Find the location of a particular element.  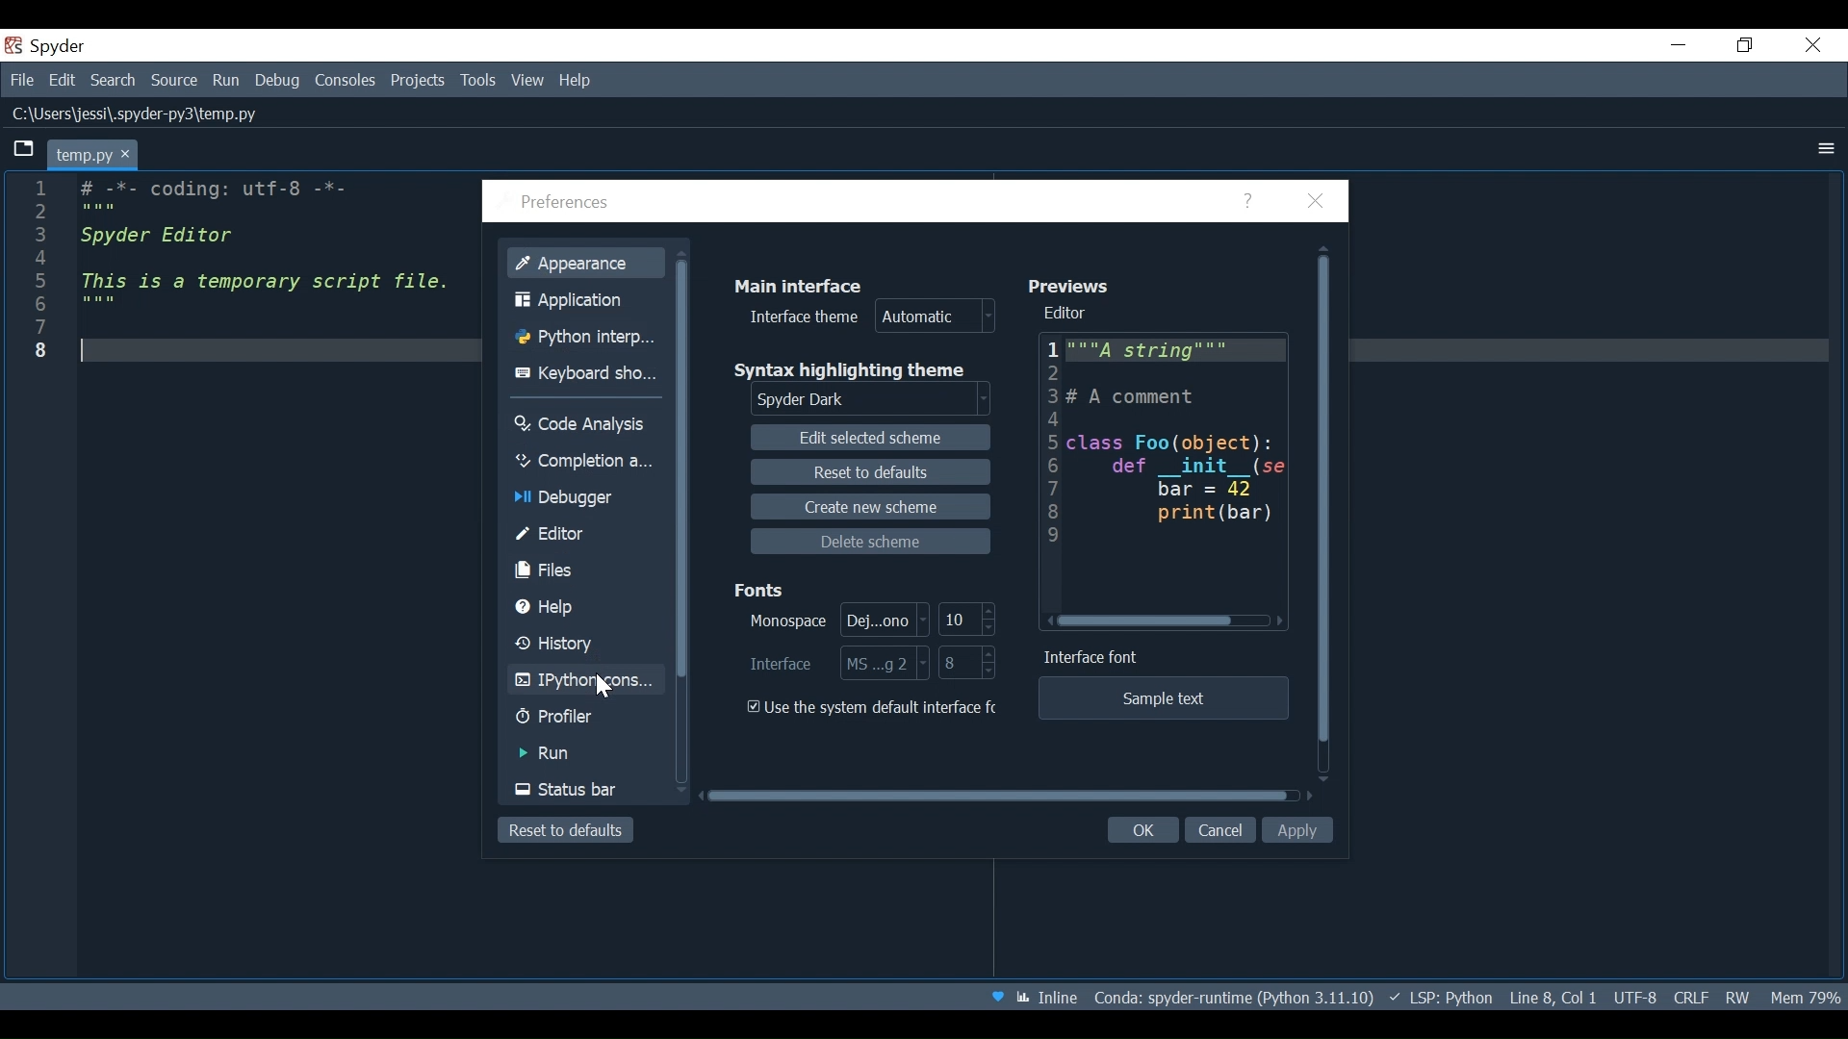

Select Syntax Highlighting theme is located at coordinates (864, 400).